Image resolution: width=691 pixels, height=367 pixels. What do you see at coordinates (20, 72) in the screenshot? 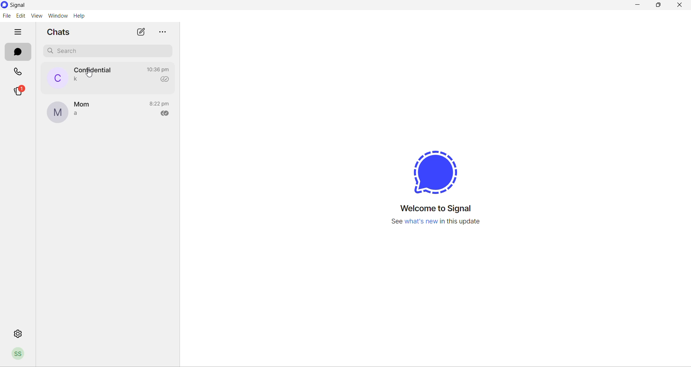
I see `calls` at bounding box center [20, 72].